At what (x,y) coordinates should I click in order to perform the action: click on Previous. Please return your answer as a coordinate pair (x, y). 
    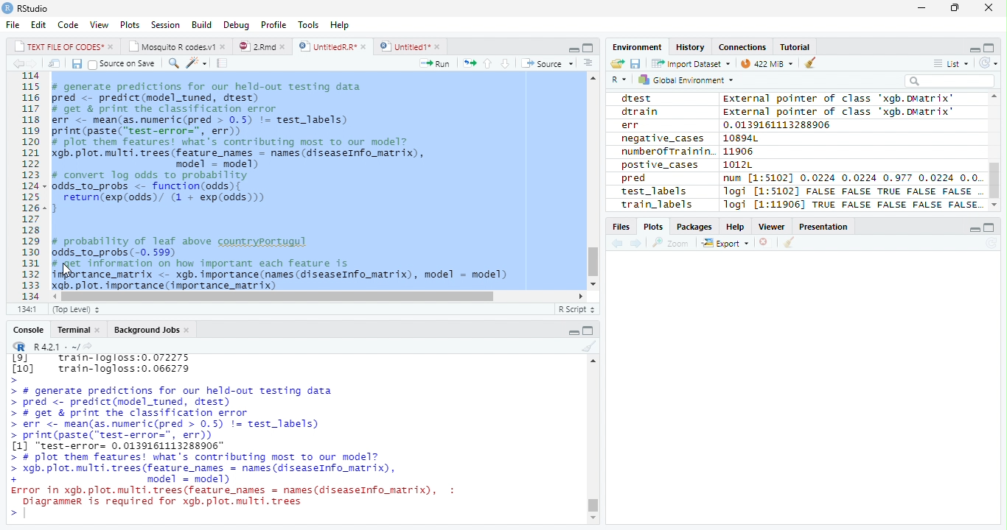
    Looking at the image, I should click on (616, 242).